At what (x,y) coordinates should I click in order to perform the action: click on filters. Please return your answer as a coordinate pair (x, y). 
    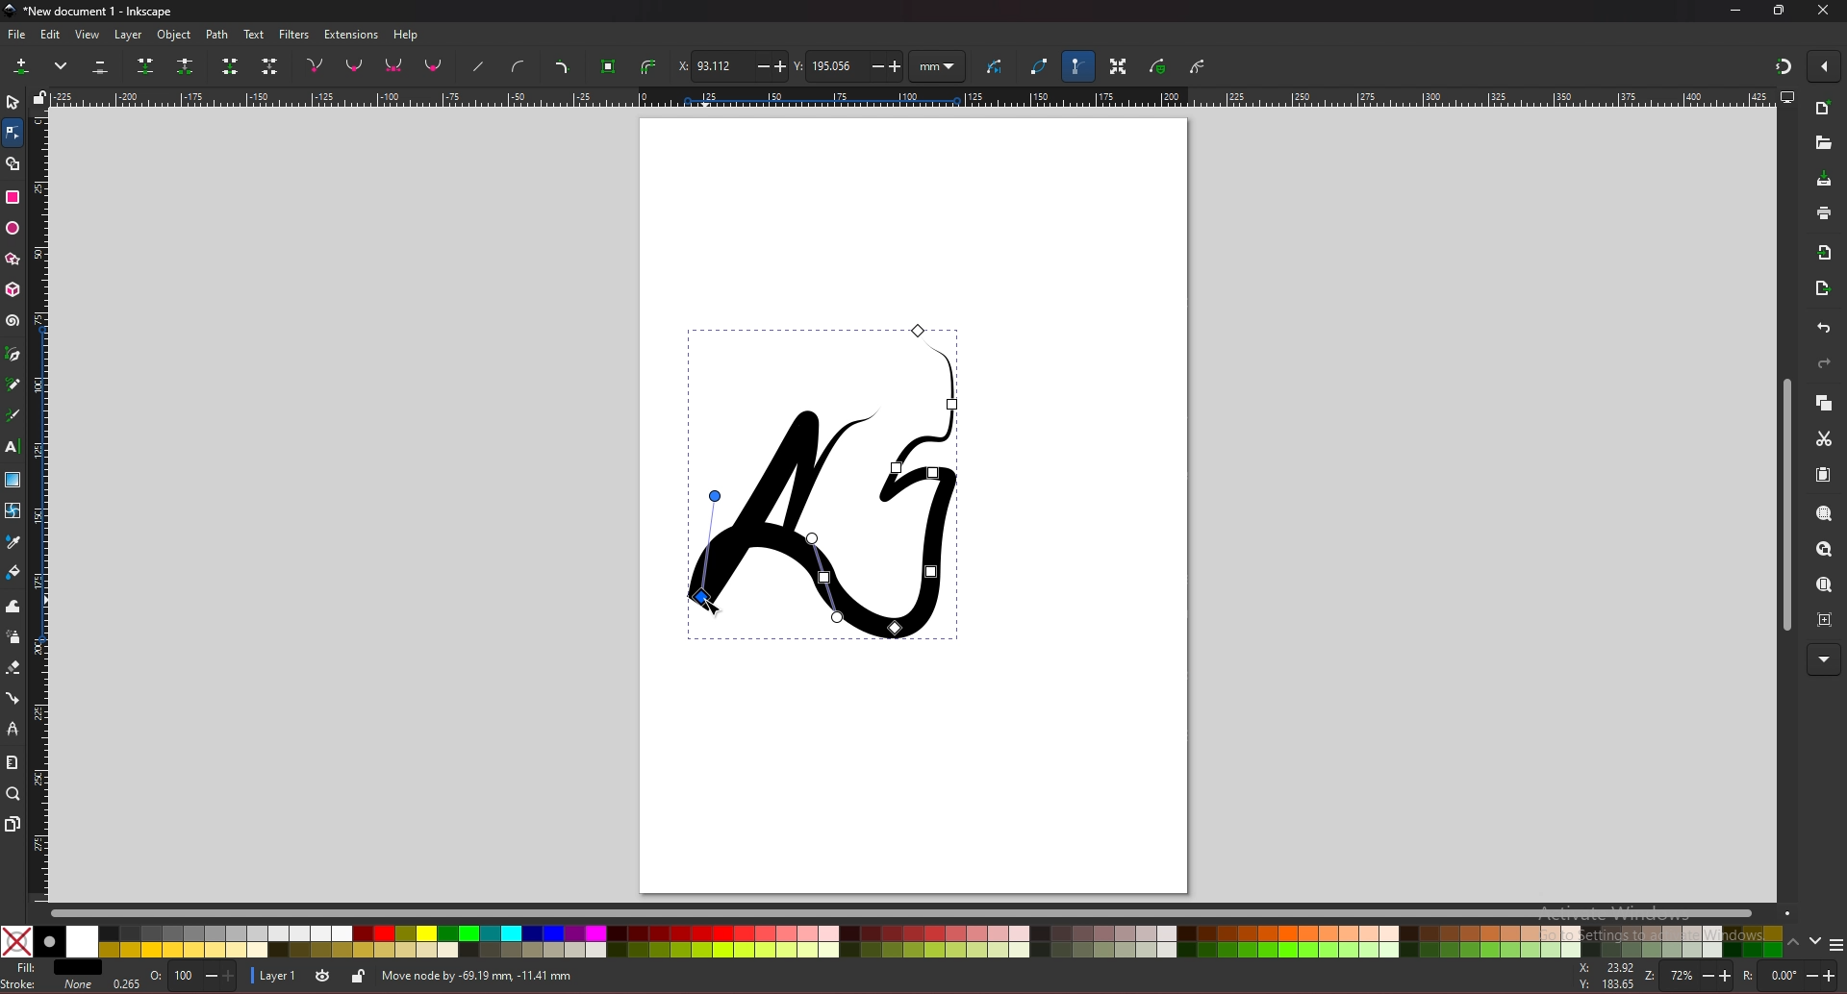
    Looking at the image, I should click on (293, 35).